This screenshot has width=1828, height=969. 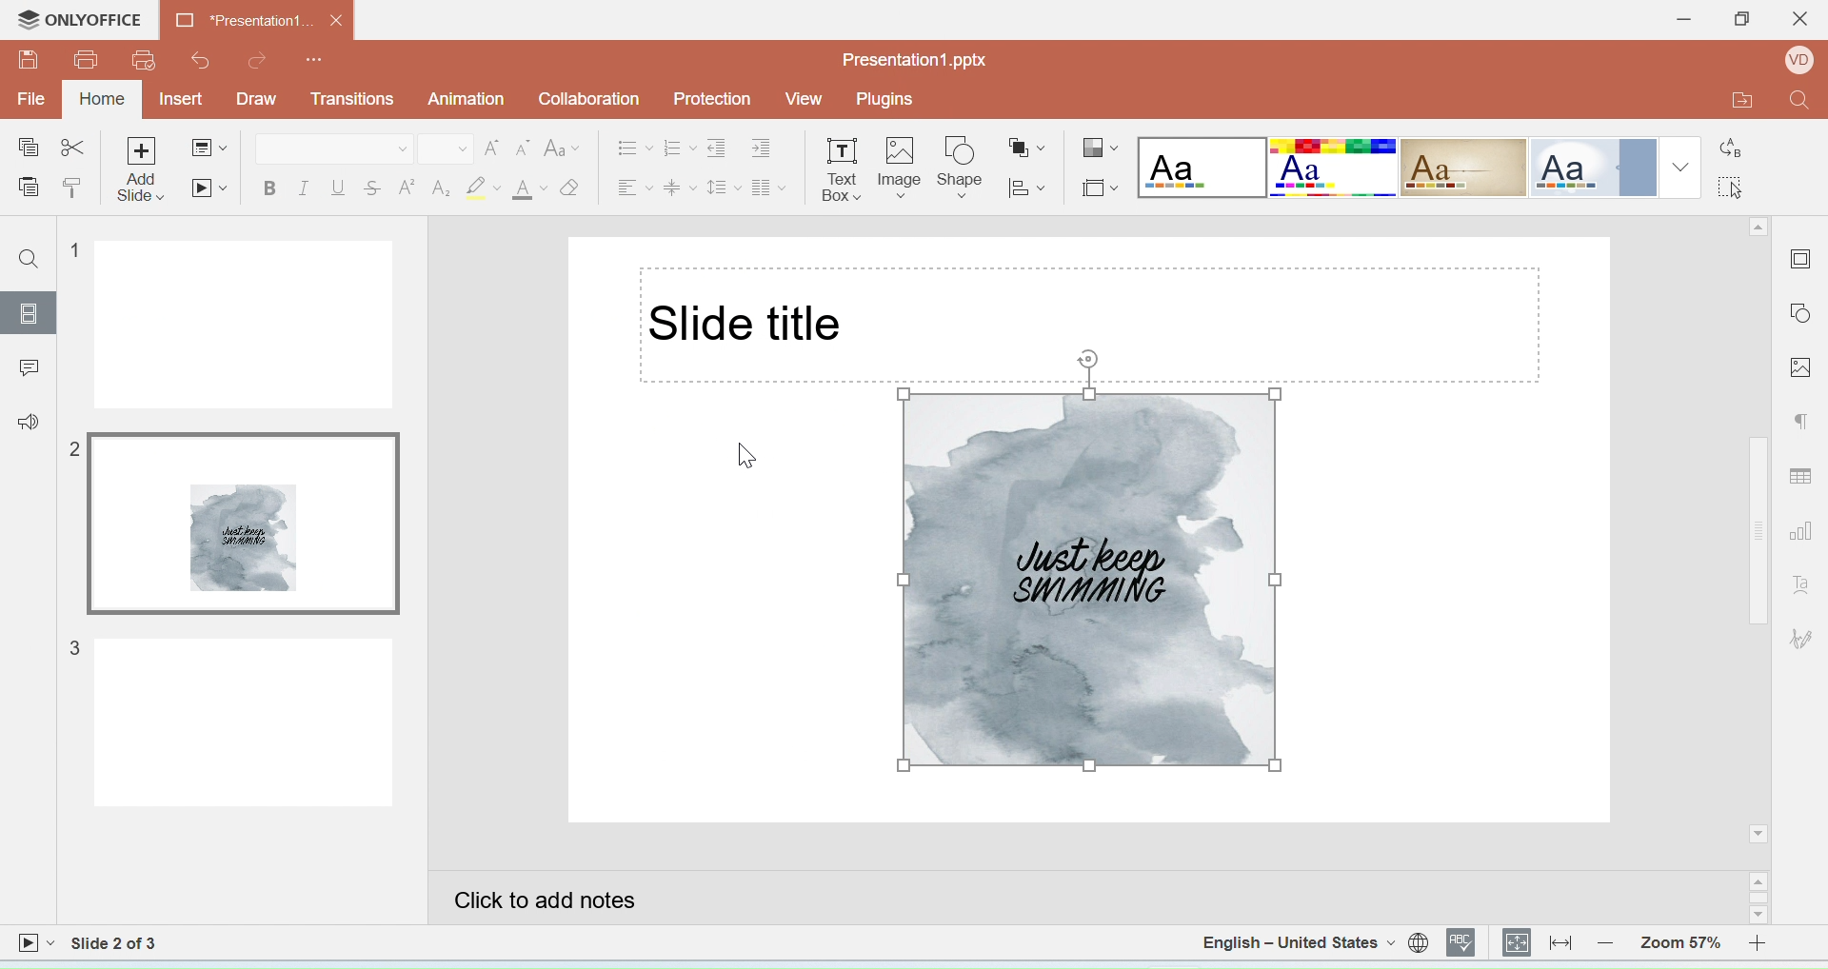 I want to click on Increase indent, so click(x=770, y=145).